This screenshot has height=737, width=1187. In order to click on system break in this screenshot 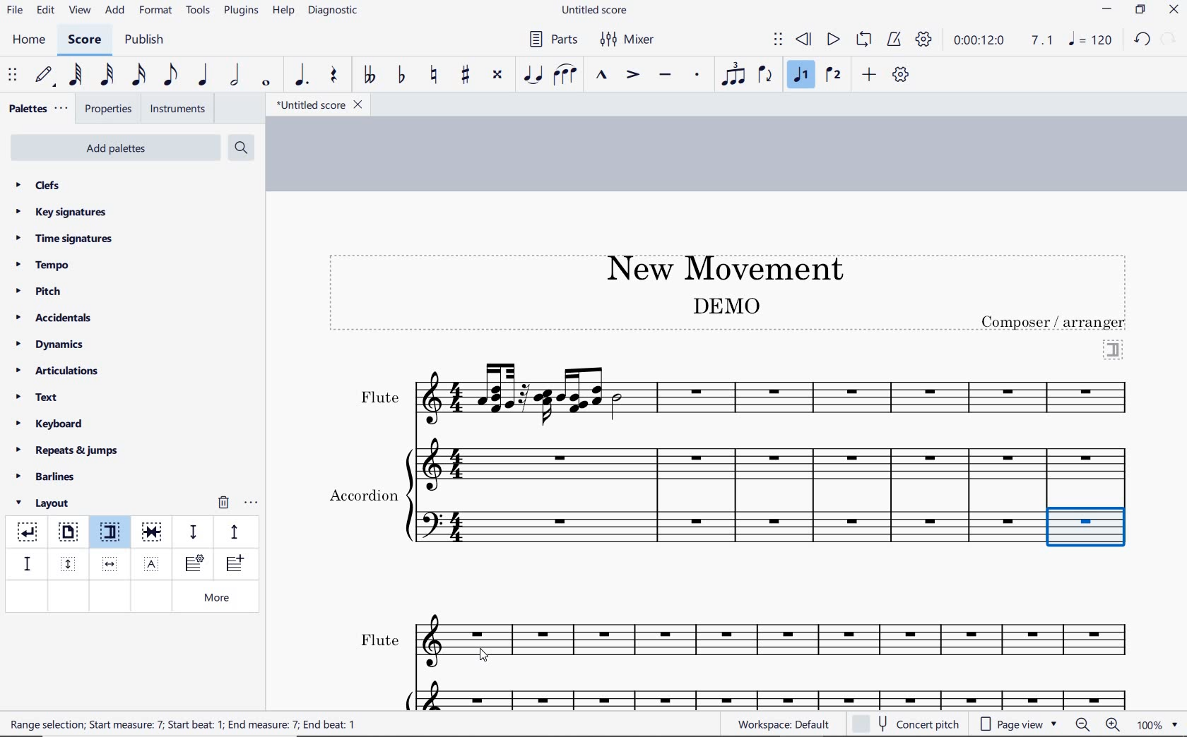, I will do `click(28, 529)`.